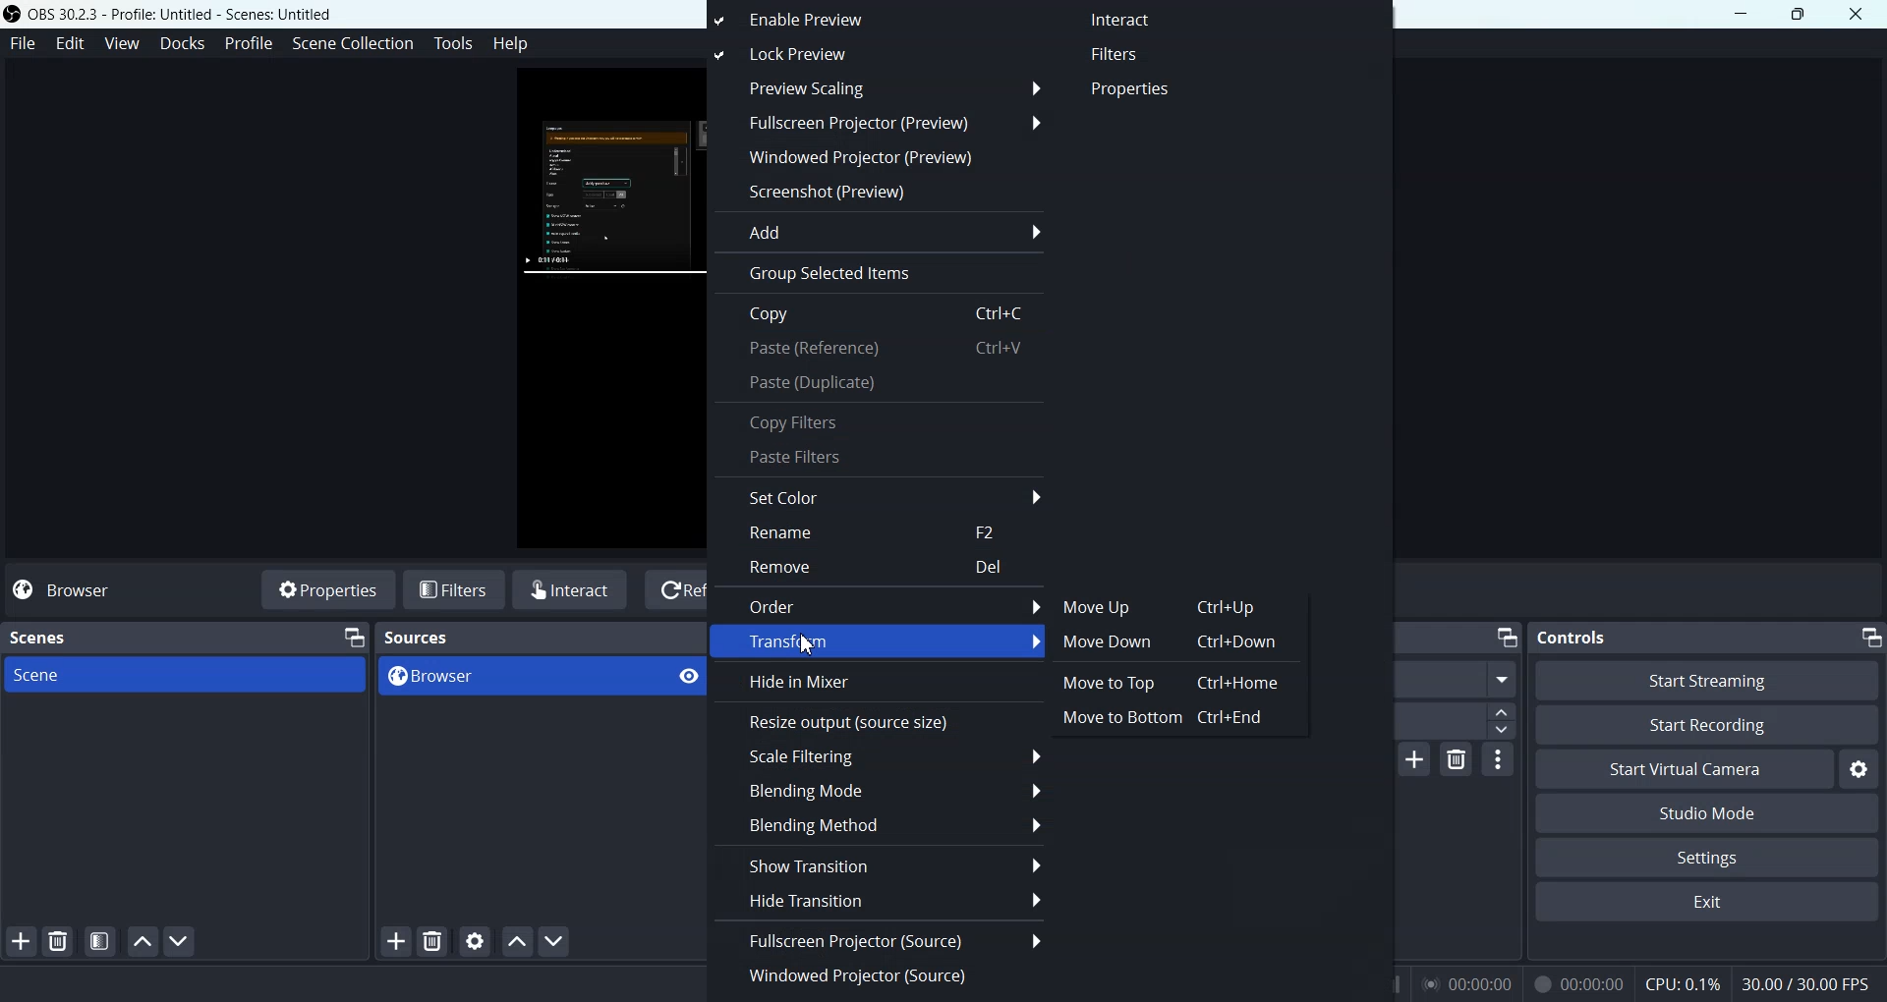 The height and width of the screenshot is (1002, 1887). Describe the element at coordinates (881, 569) in the screenshot. I see `Remove` at that location.